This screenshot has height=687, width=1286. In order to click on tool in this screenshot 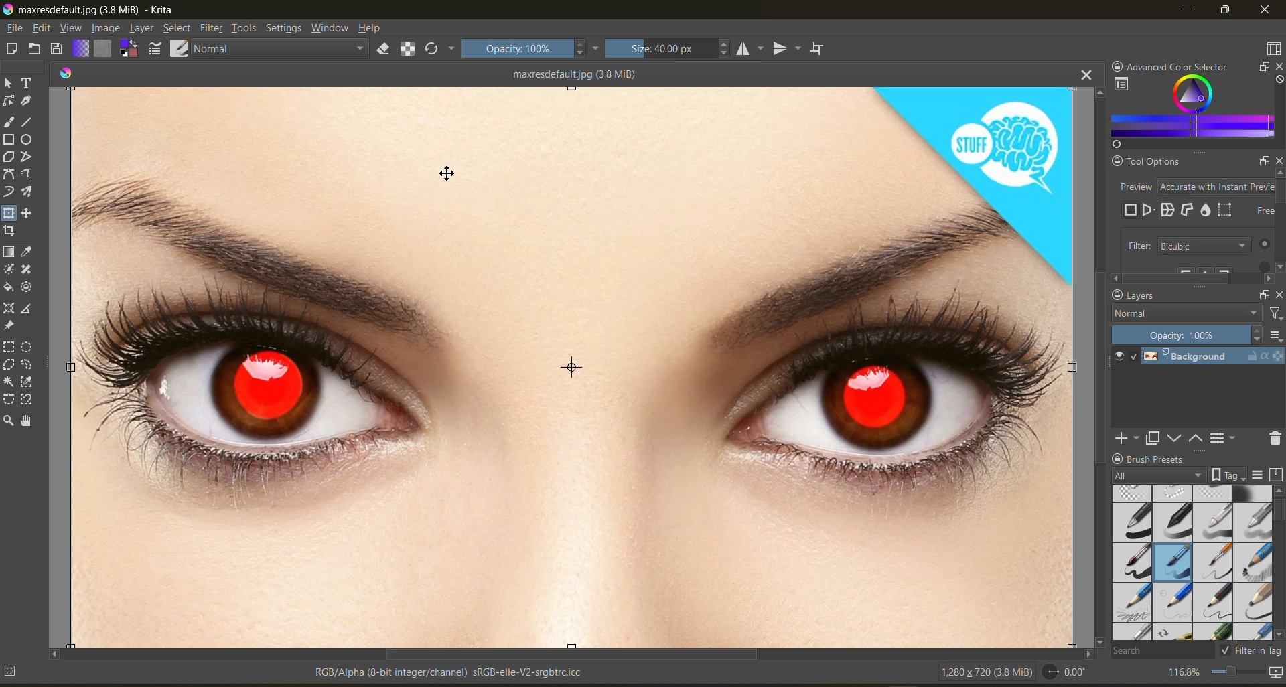, I will do `click(27, 348)`.